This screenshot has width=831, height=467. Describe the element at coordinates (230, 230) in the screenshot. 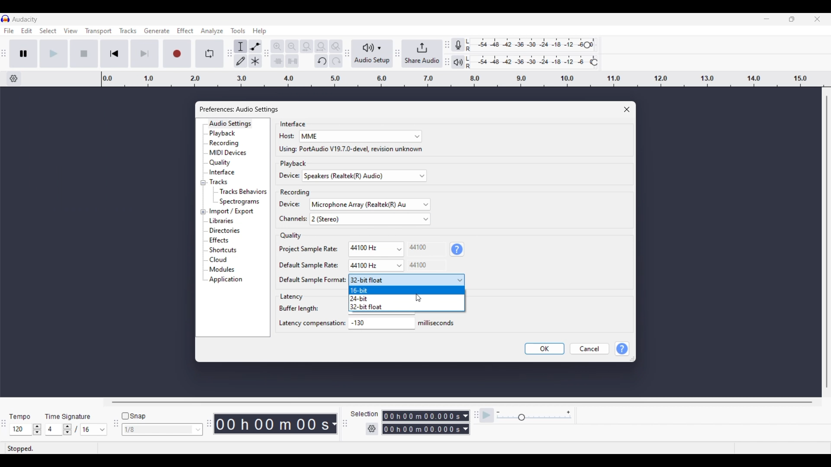

I see `Directories` at that location.